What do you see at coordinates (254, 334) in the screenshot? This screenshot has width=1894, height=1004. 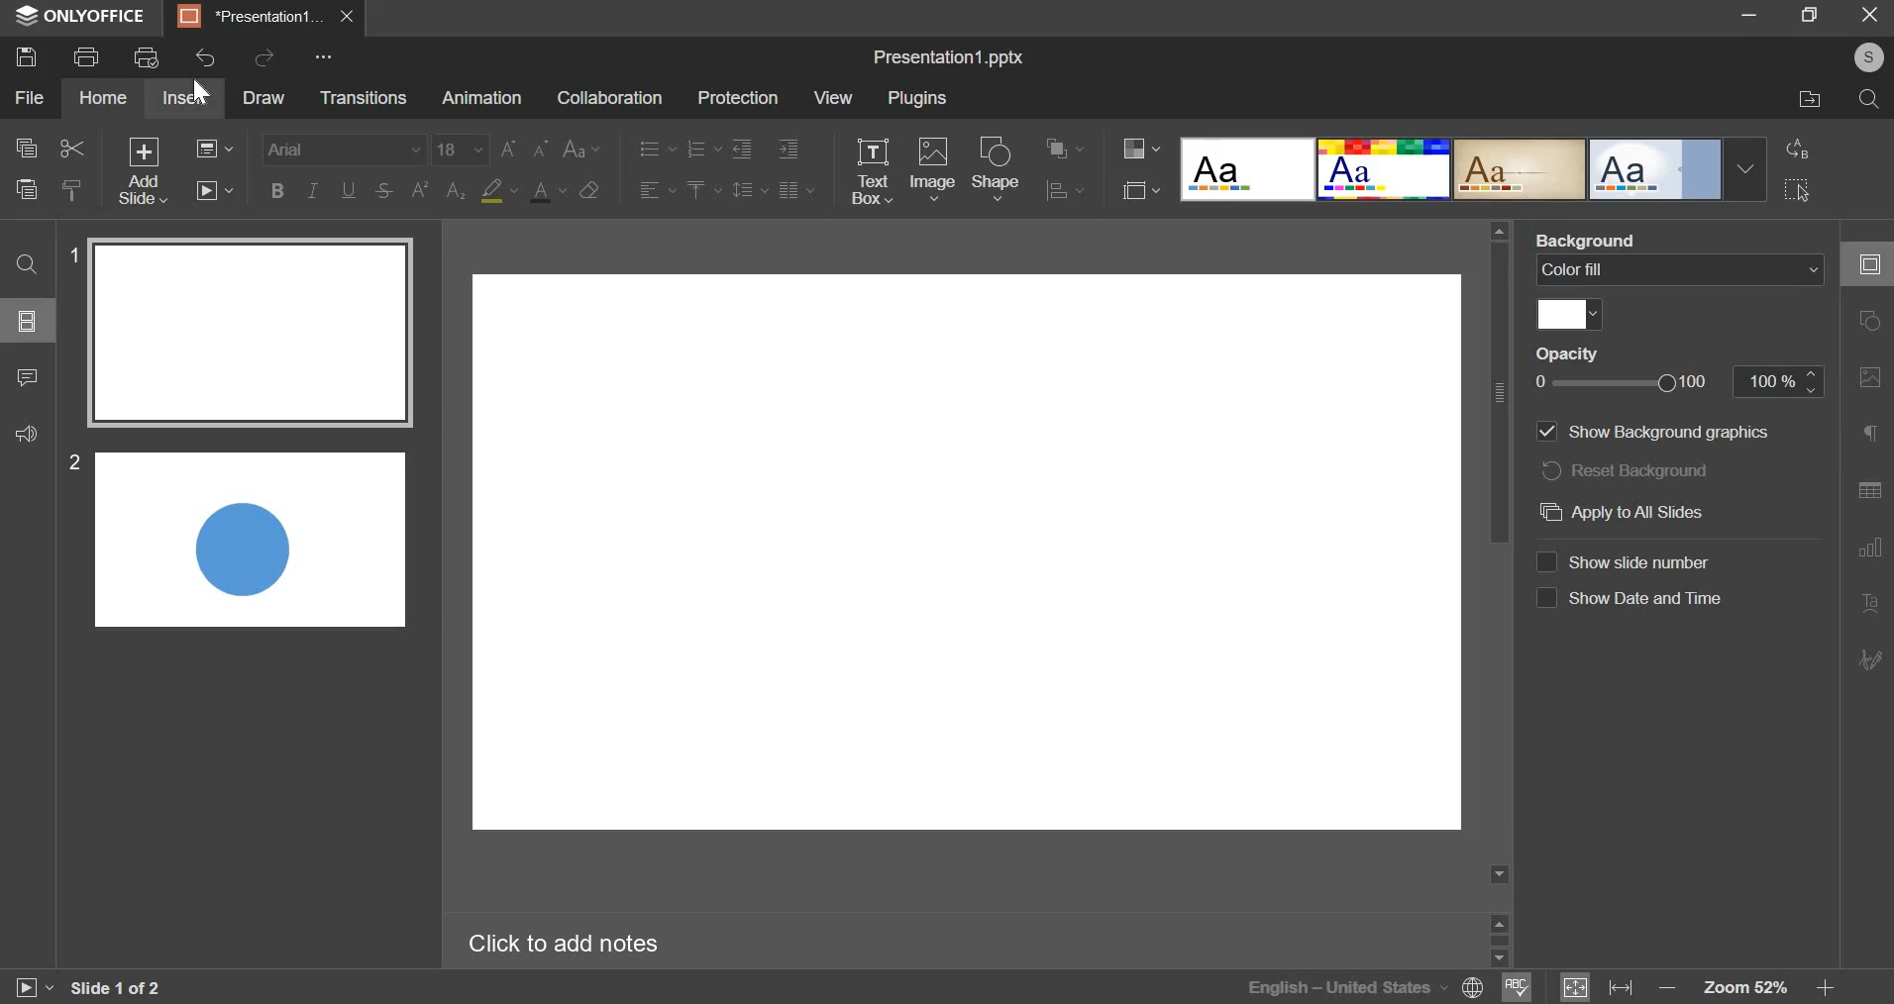 I see `slide 1 preview` at bounding box center [254, 334].